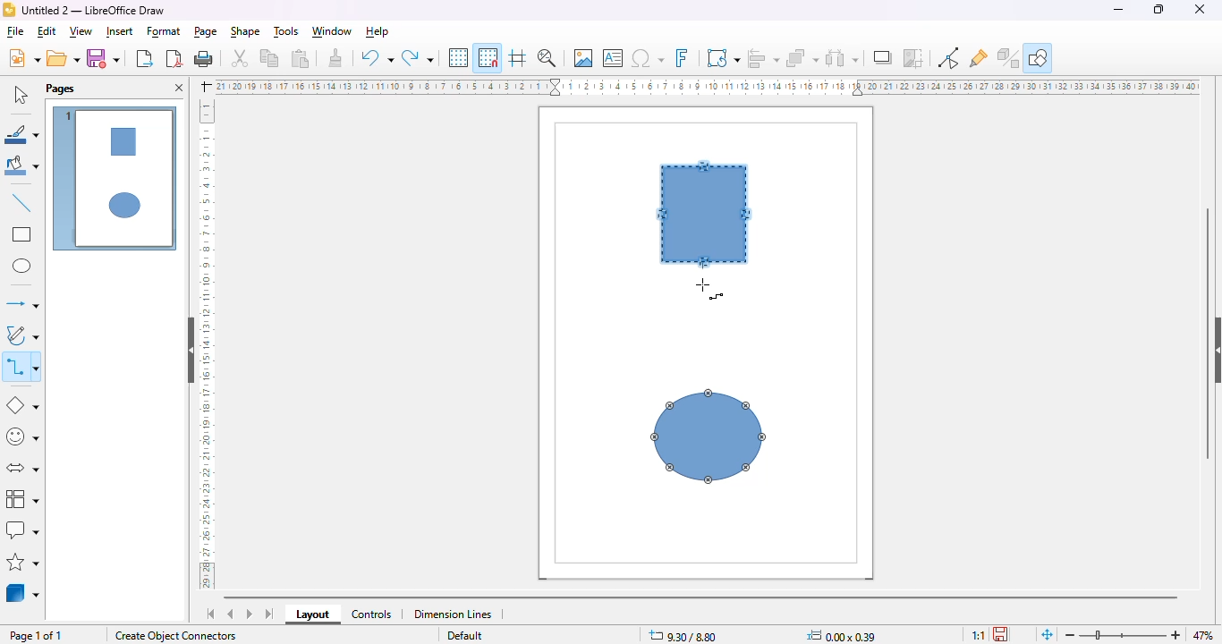 This screenshot has width=1222, height=644. I want to click on the document has been modified, so click(1002, 633).